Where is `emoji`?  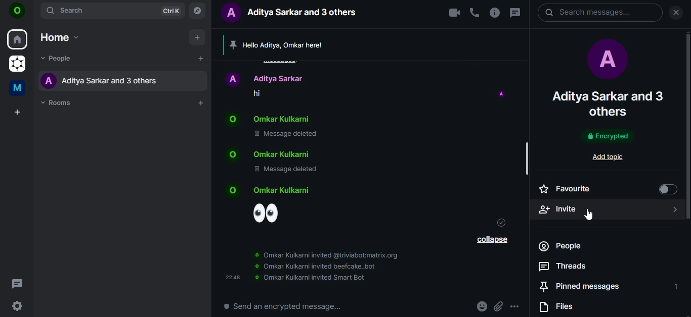
emoji is located at coordinates (273, 205).